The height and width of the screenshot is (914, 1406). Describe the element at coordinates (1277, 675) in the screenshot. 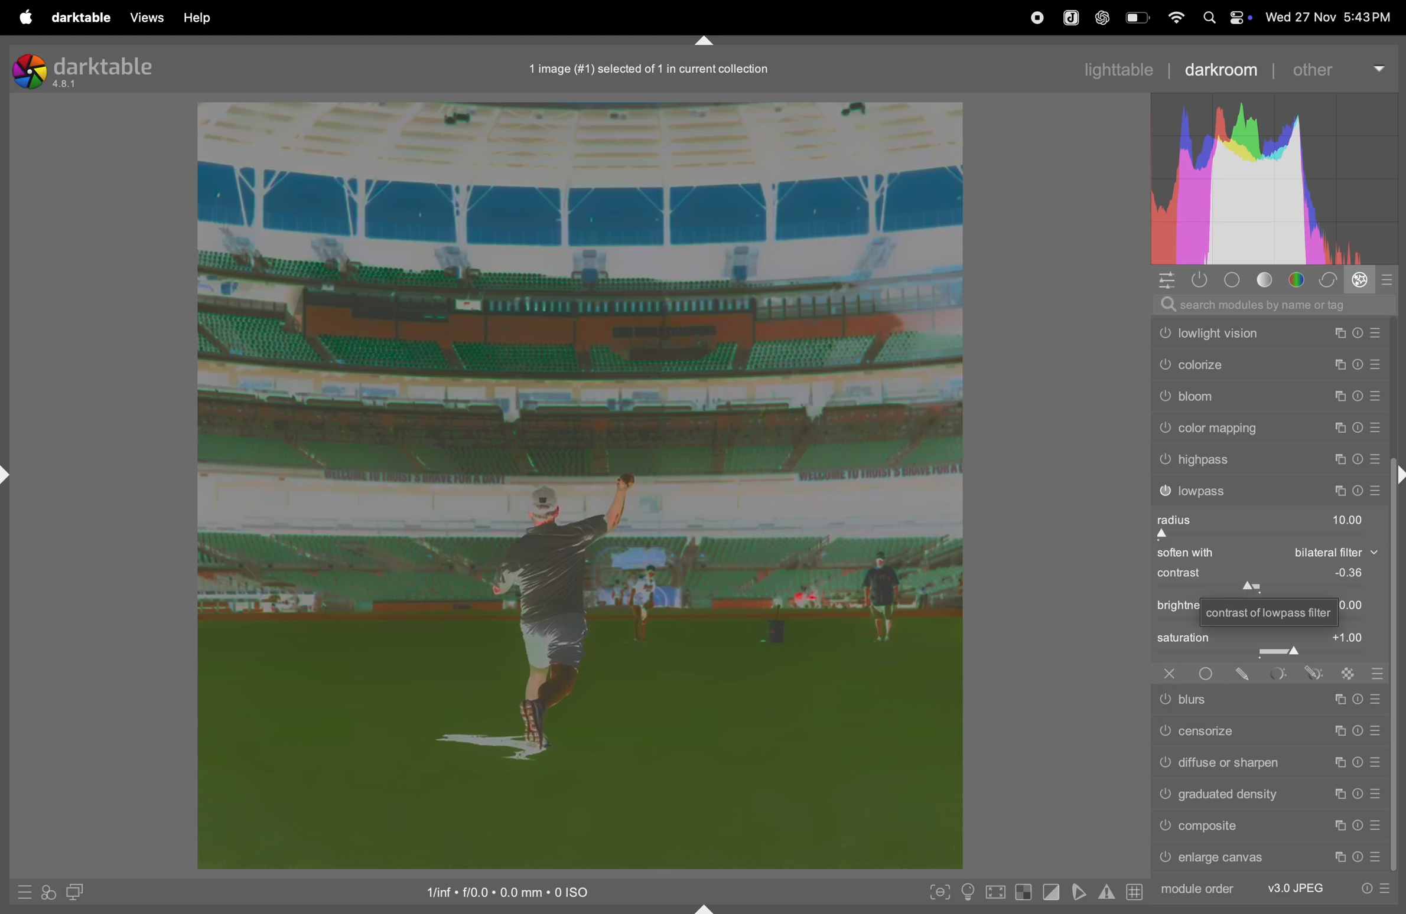

I see `parametric mask` at that location.